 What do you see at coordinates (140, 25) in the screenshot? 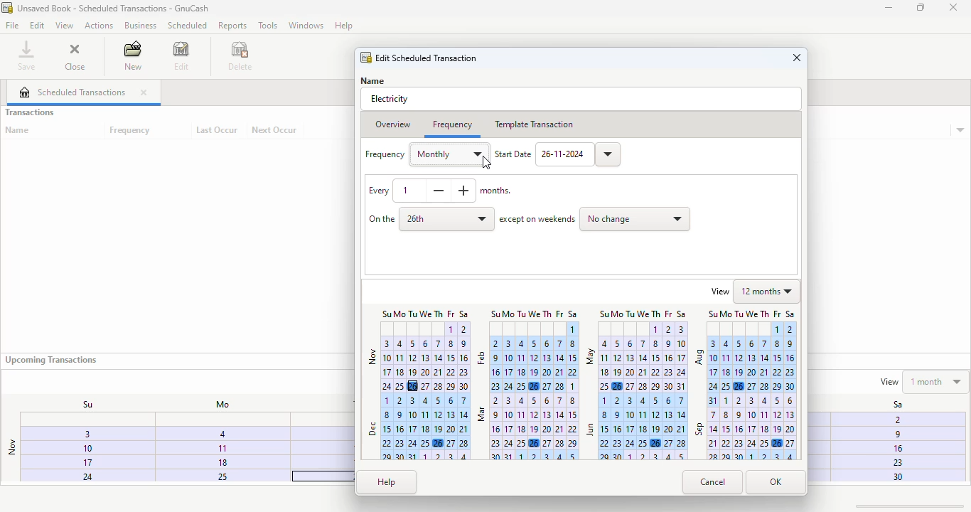
I see `business` at bounding box center [140, 25].